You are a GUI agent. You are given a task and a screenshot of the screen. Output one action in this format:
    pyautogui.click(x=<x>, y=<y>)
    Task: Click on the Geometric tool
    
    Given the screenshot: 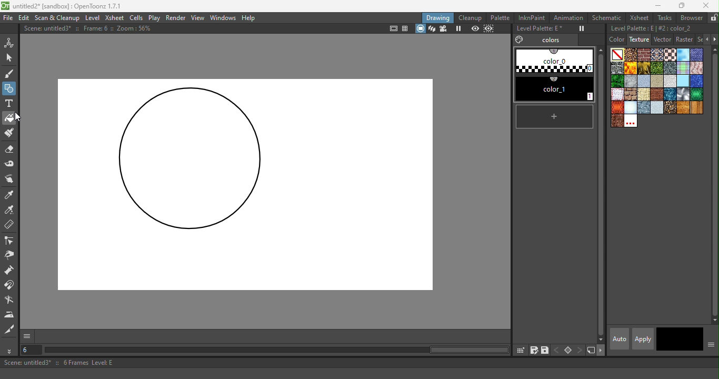 What is the action you would take?
    pyautogui.click(x=10, y=88)
    